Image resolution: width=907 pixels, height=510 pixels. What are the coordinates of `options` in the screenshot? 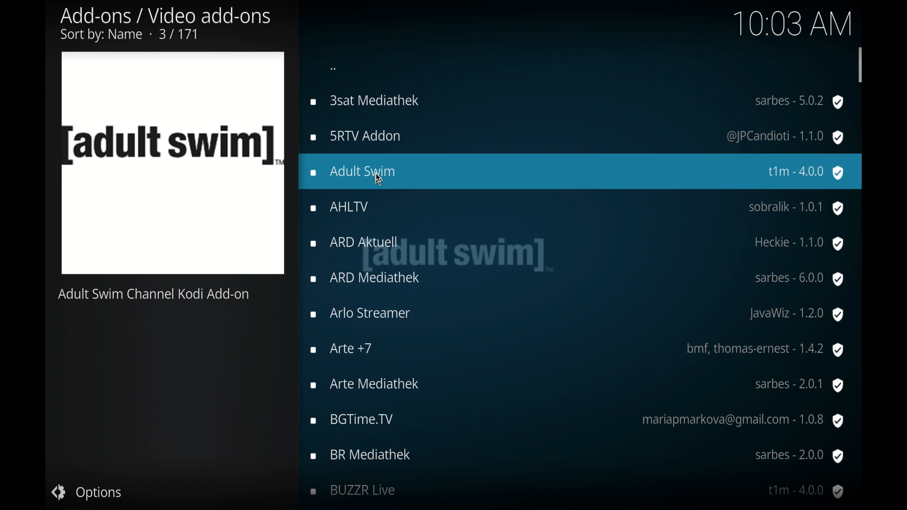 It's located at (85, 492).